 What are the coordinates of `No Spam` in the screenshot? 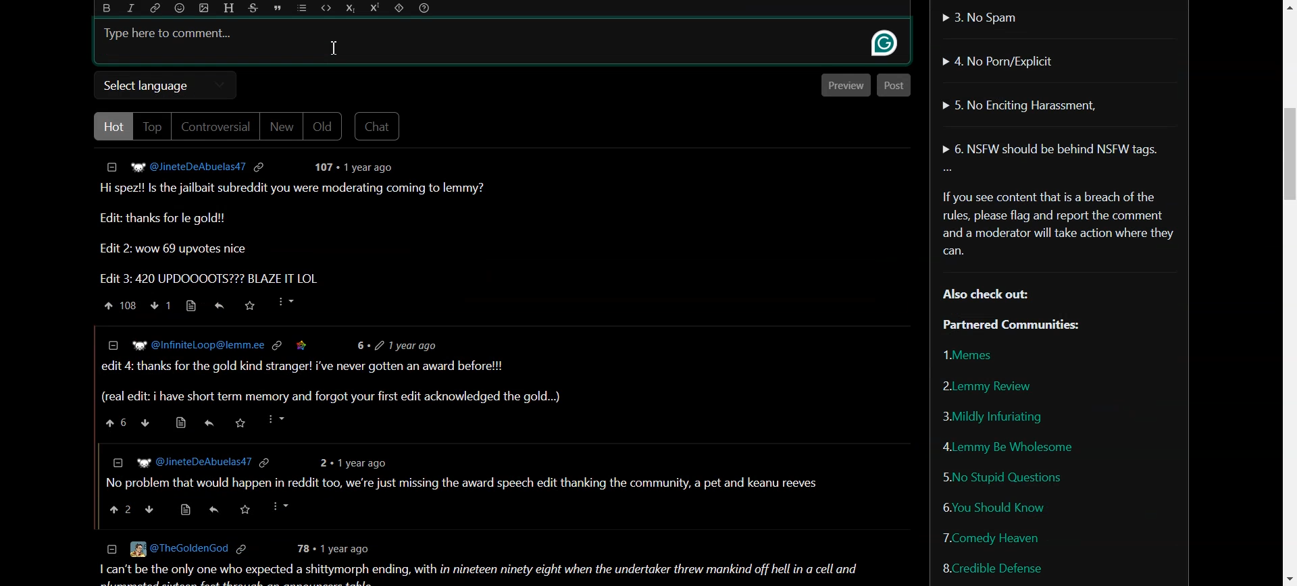 It's located at (981, 16).